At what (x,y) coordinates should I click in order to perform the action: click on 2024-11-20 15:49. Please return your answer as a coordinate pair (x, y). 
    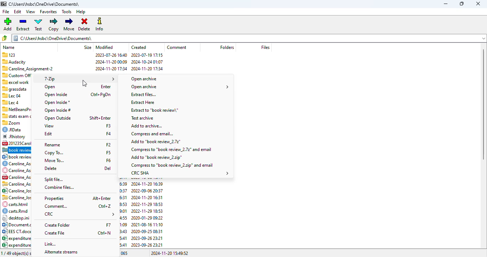
    Looking at the image, I should click on (169, 253).